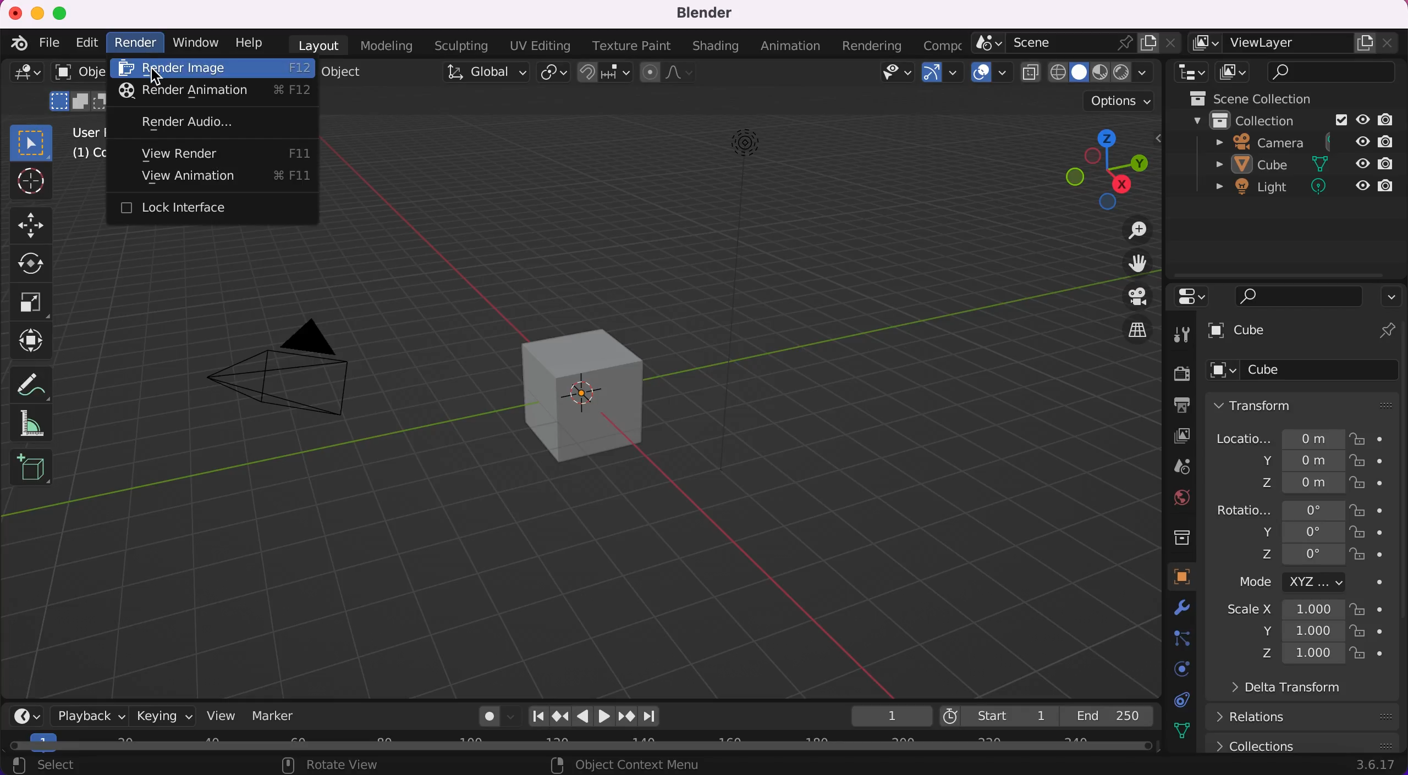 Image resolution: width=1408 pixels, height=775 pixels. Describe the element at coordinates (19, 43) in the screenshot. I see `blender logo` at that location.